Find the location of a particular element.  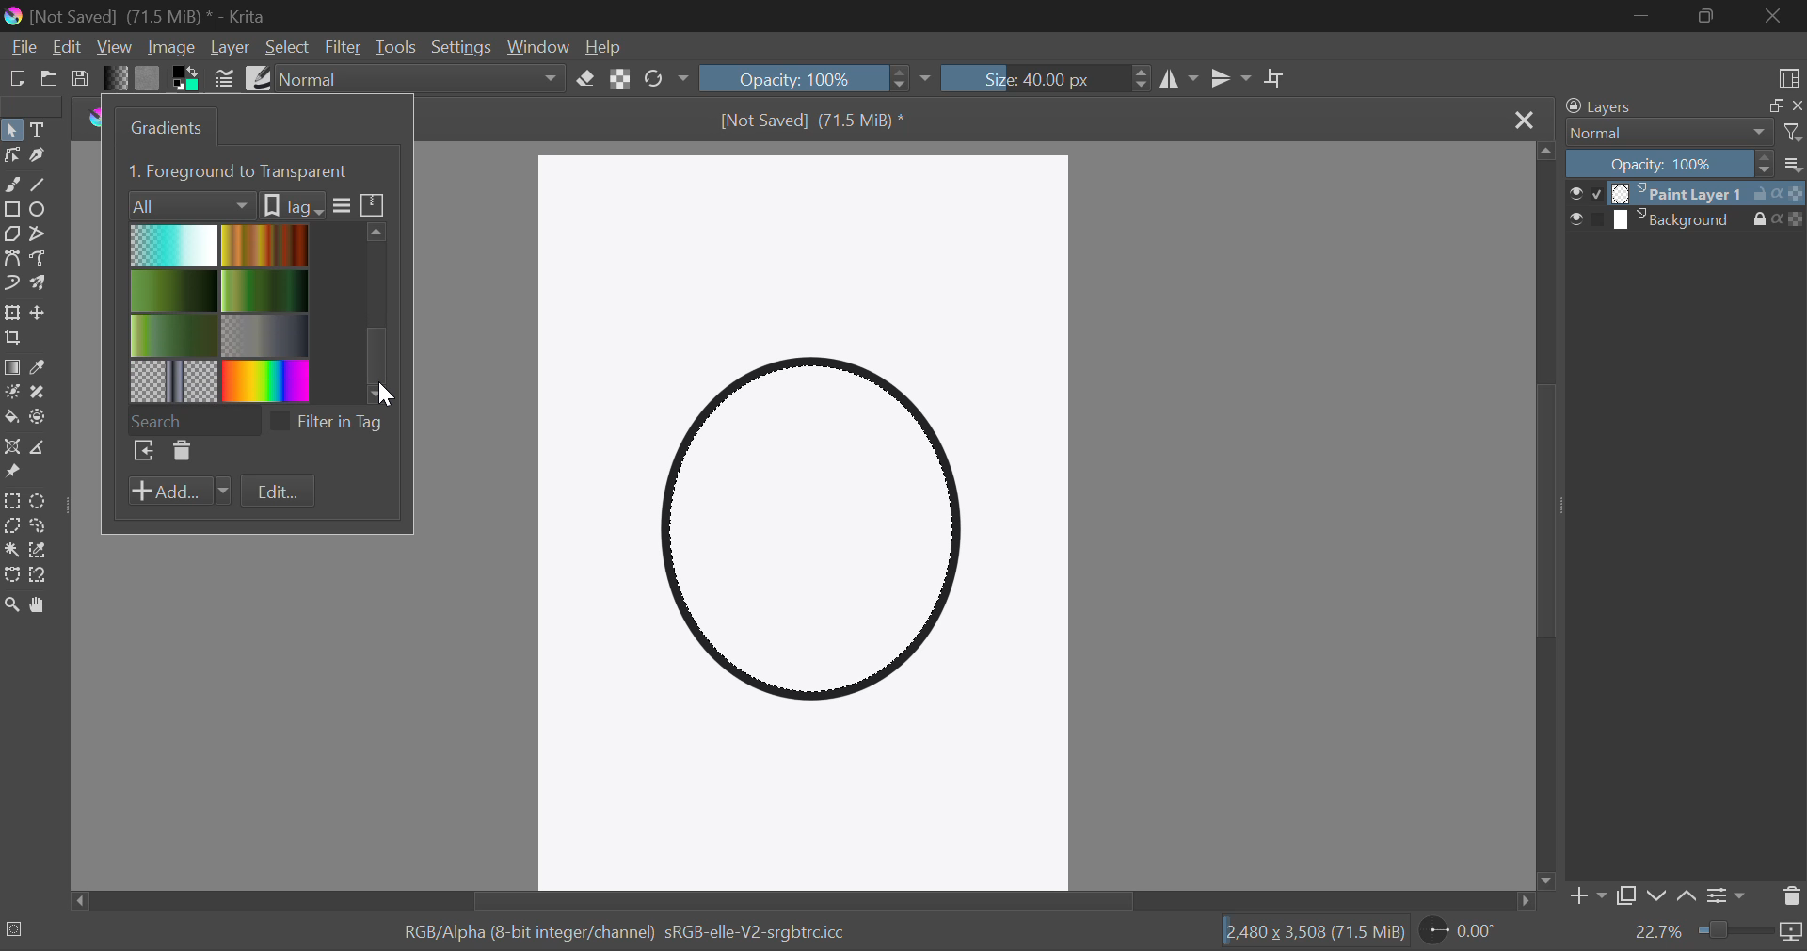

Rectangle Selection is located at coordinates (15, 499).